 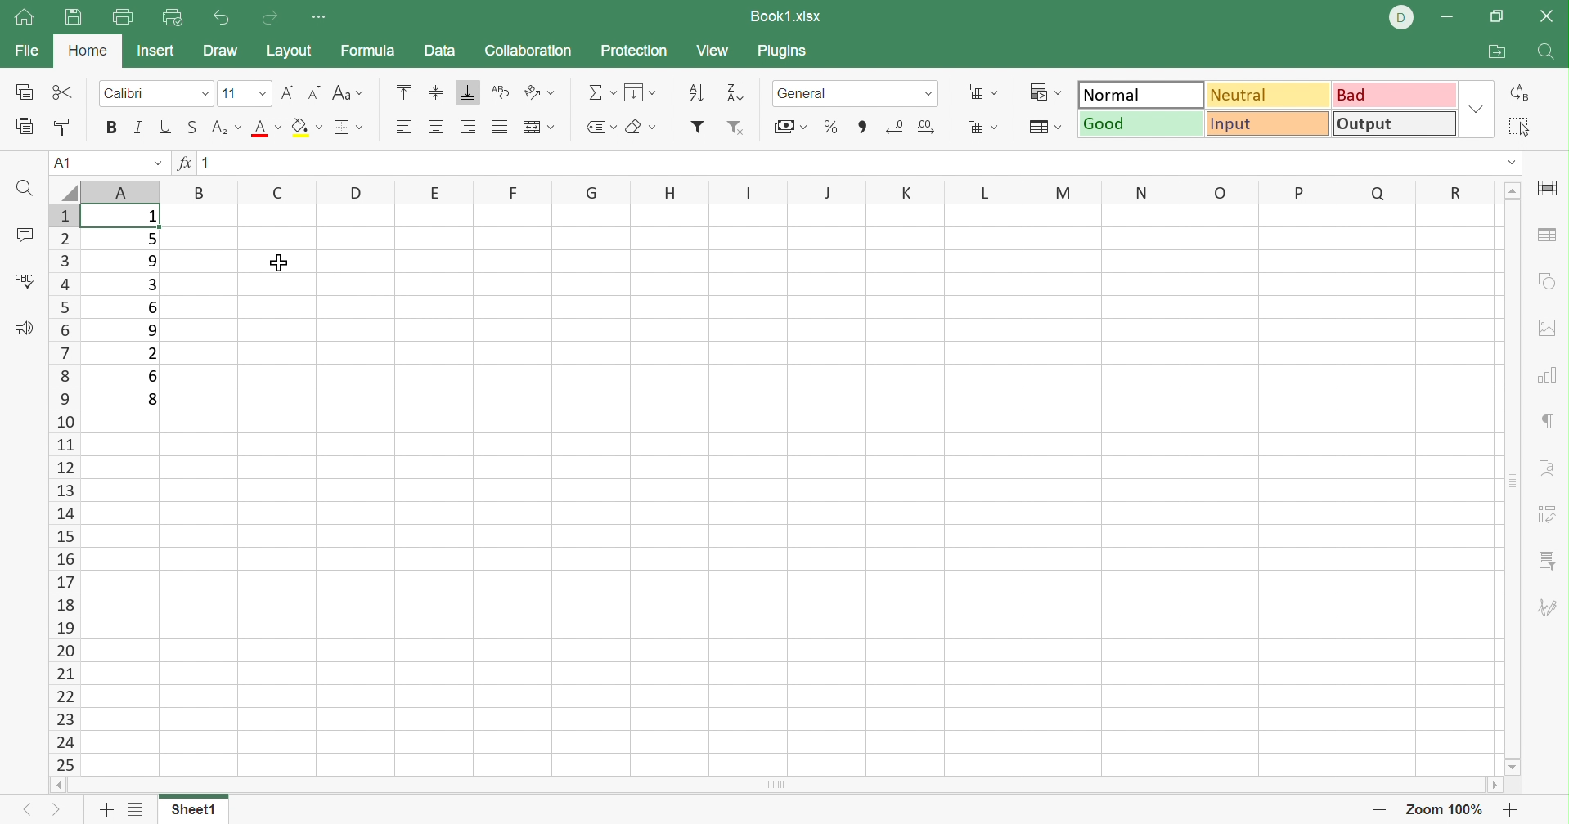 I want to click on Row numbers, so click(x=62, y=490).